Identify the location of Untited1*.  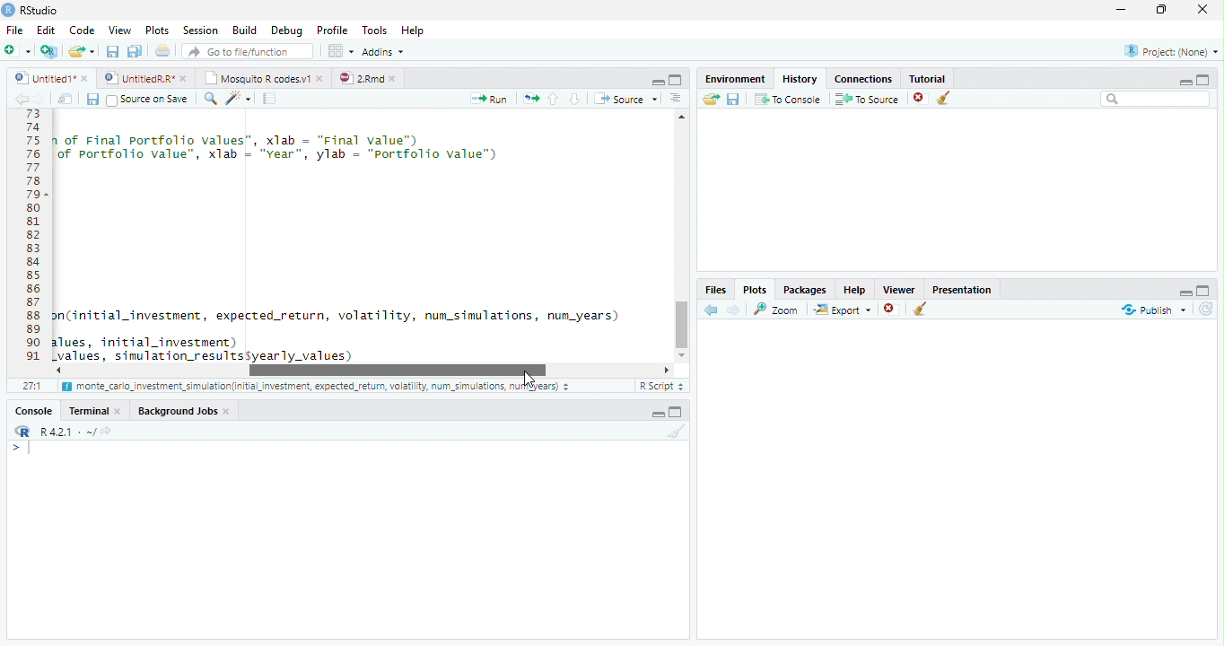
(49, 77).